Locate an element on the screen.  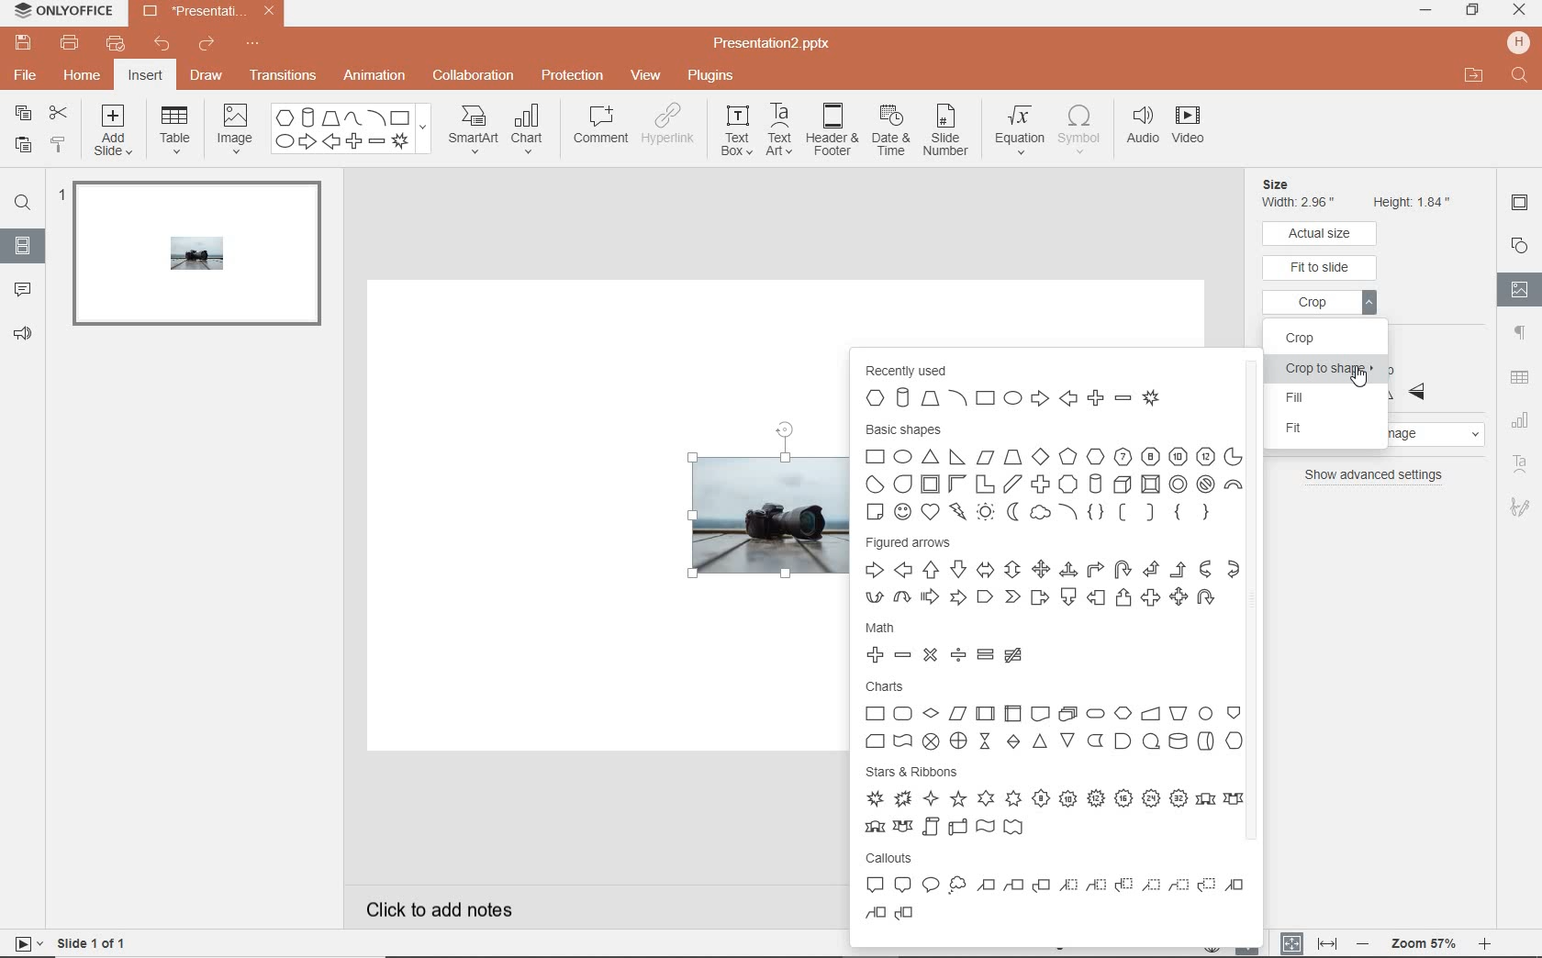
protection is located at coordinates (572, 77).